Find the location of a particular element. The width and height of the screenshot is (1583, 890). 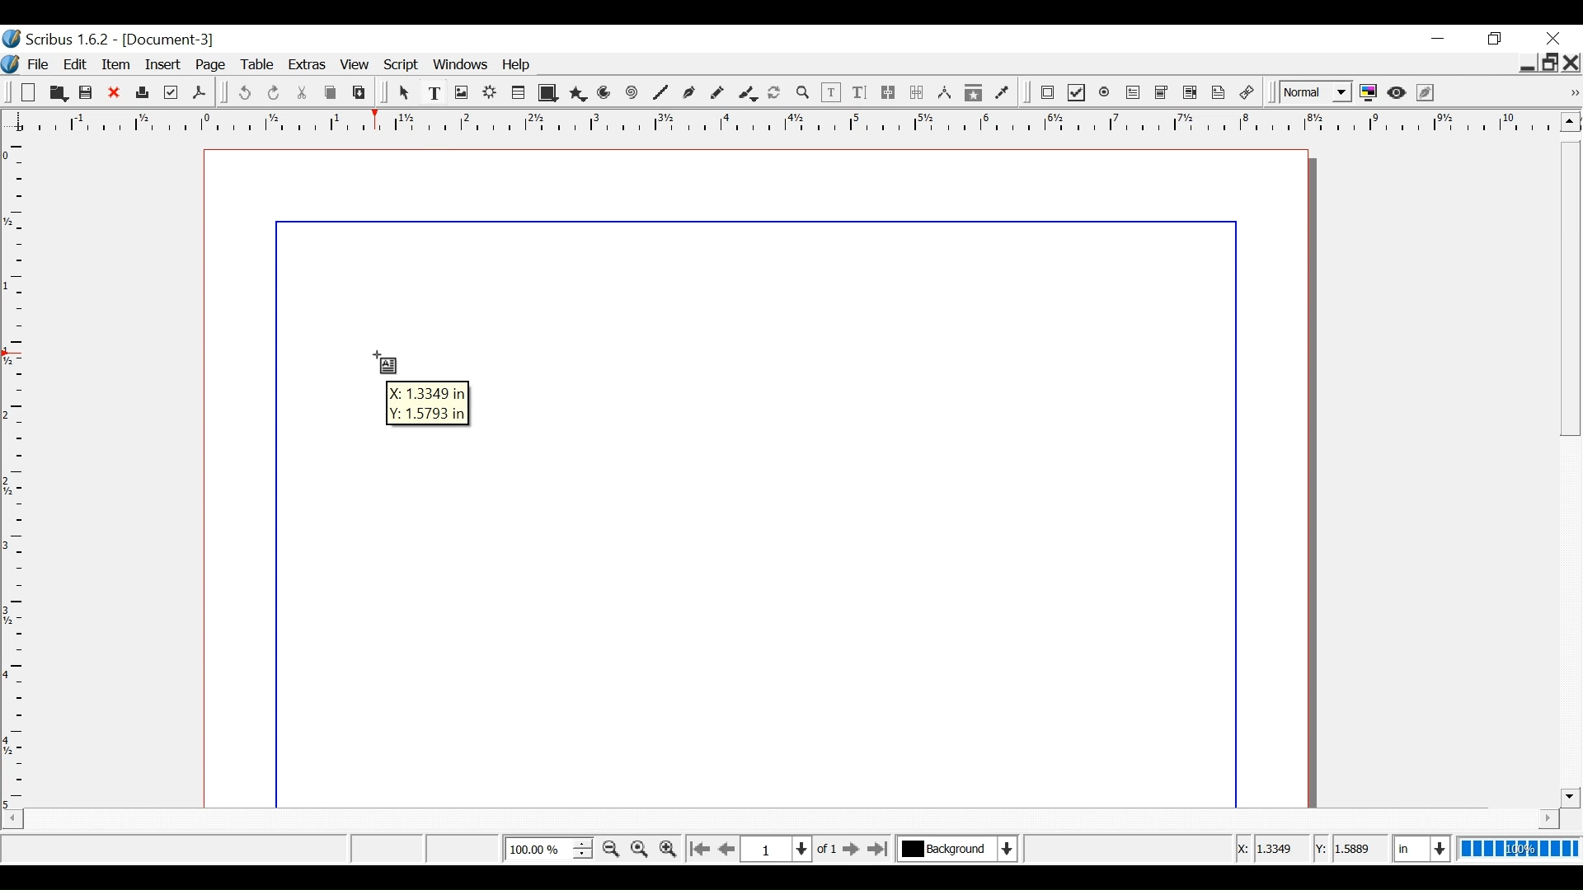

Freehand line is located at coordinates (719, 95).